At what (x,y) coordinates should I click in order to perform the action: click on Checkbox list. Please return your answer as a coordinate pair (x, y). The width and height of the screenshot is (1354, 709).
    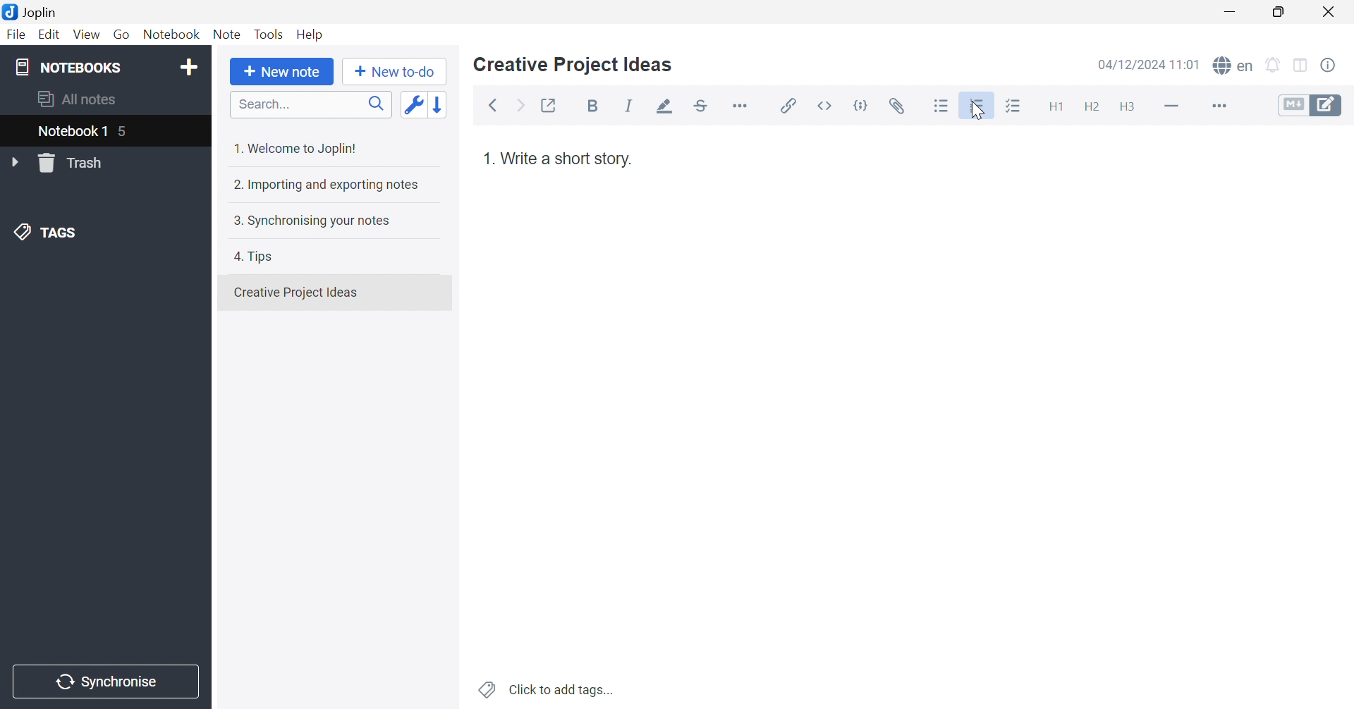
    Looking at the image, I should click on (1012, 109).